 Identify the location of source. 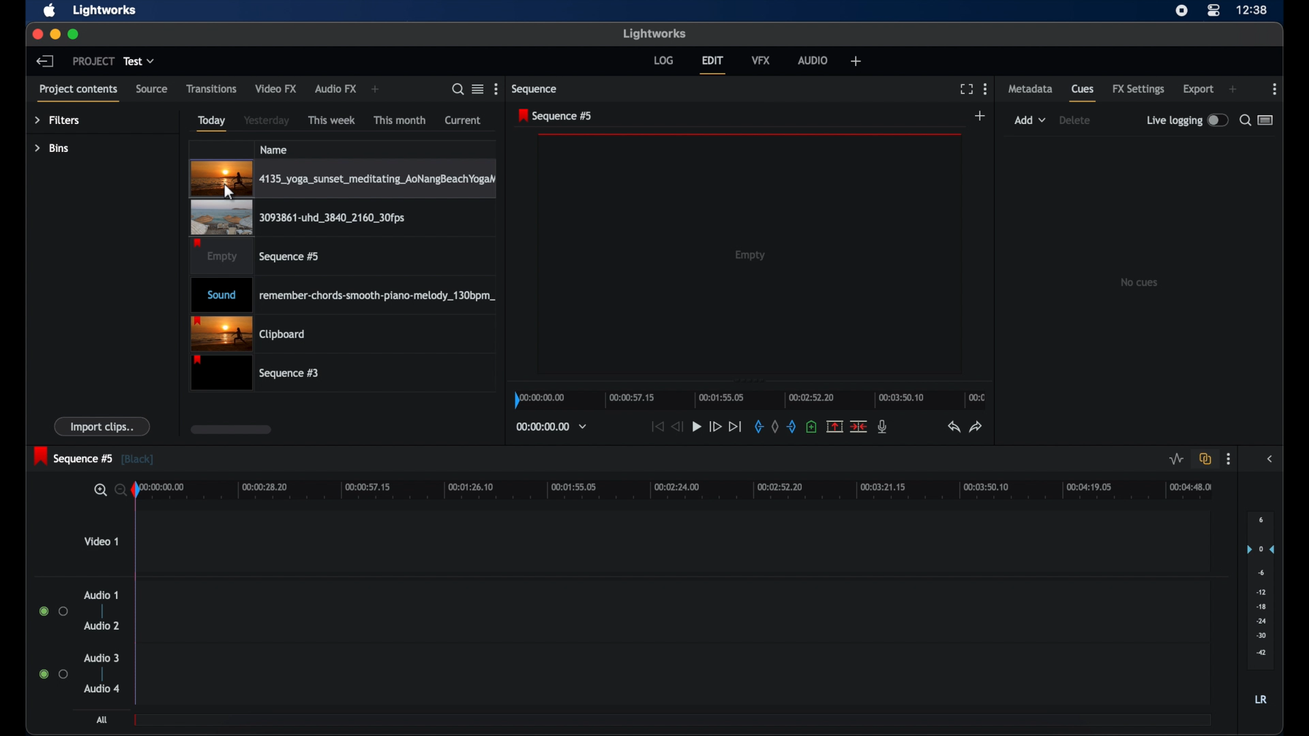
(151, 89).